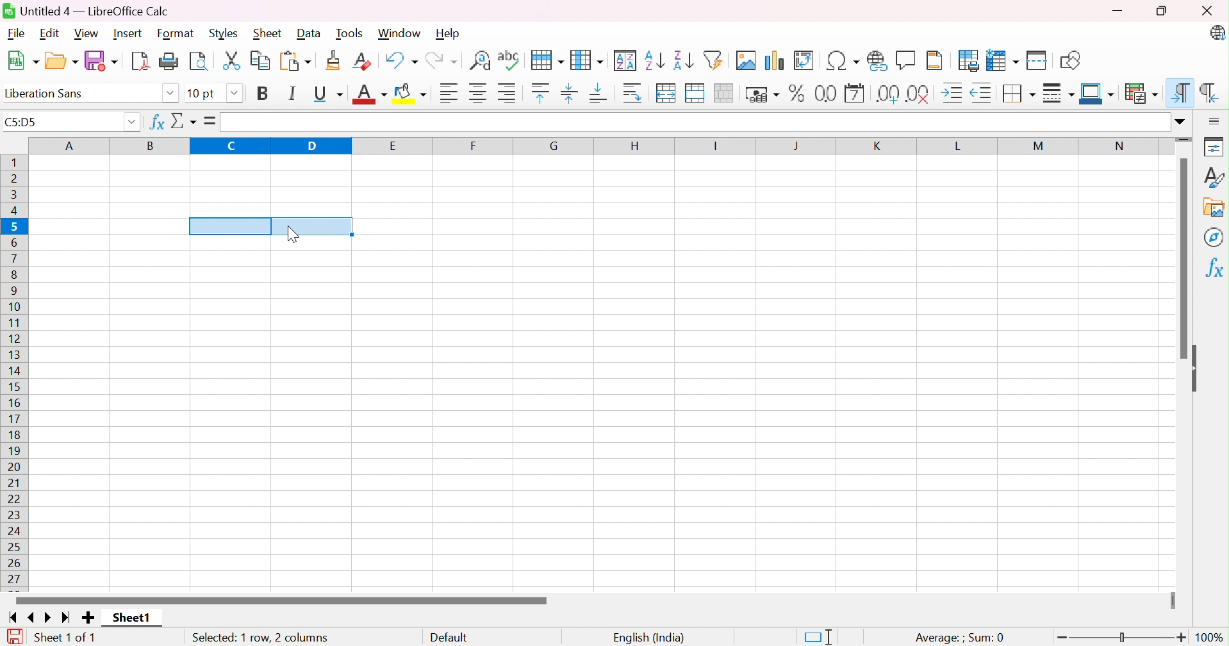 Image resolution: width=1229 pixels, height=646 pixels. What do you see at coordinates (47, 93) in the screenshot?
I see `Liberation Sans` at bounding box center [47, 93].